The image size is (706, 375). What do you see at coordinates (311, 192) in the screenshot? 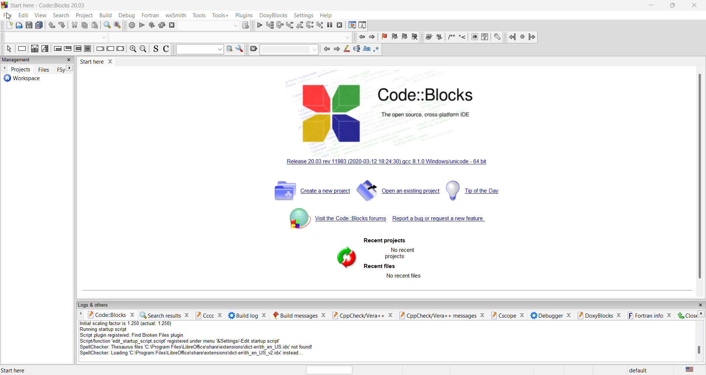
I see `create new project` at bounding box center [311, 192].